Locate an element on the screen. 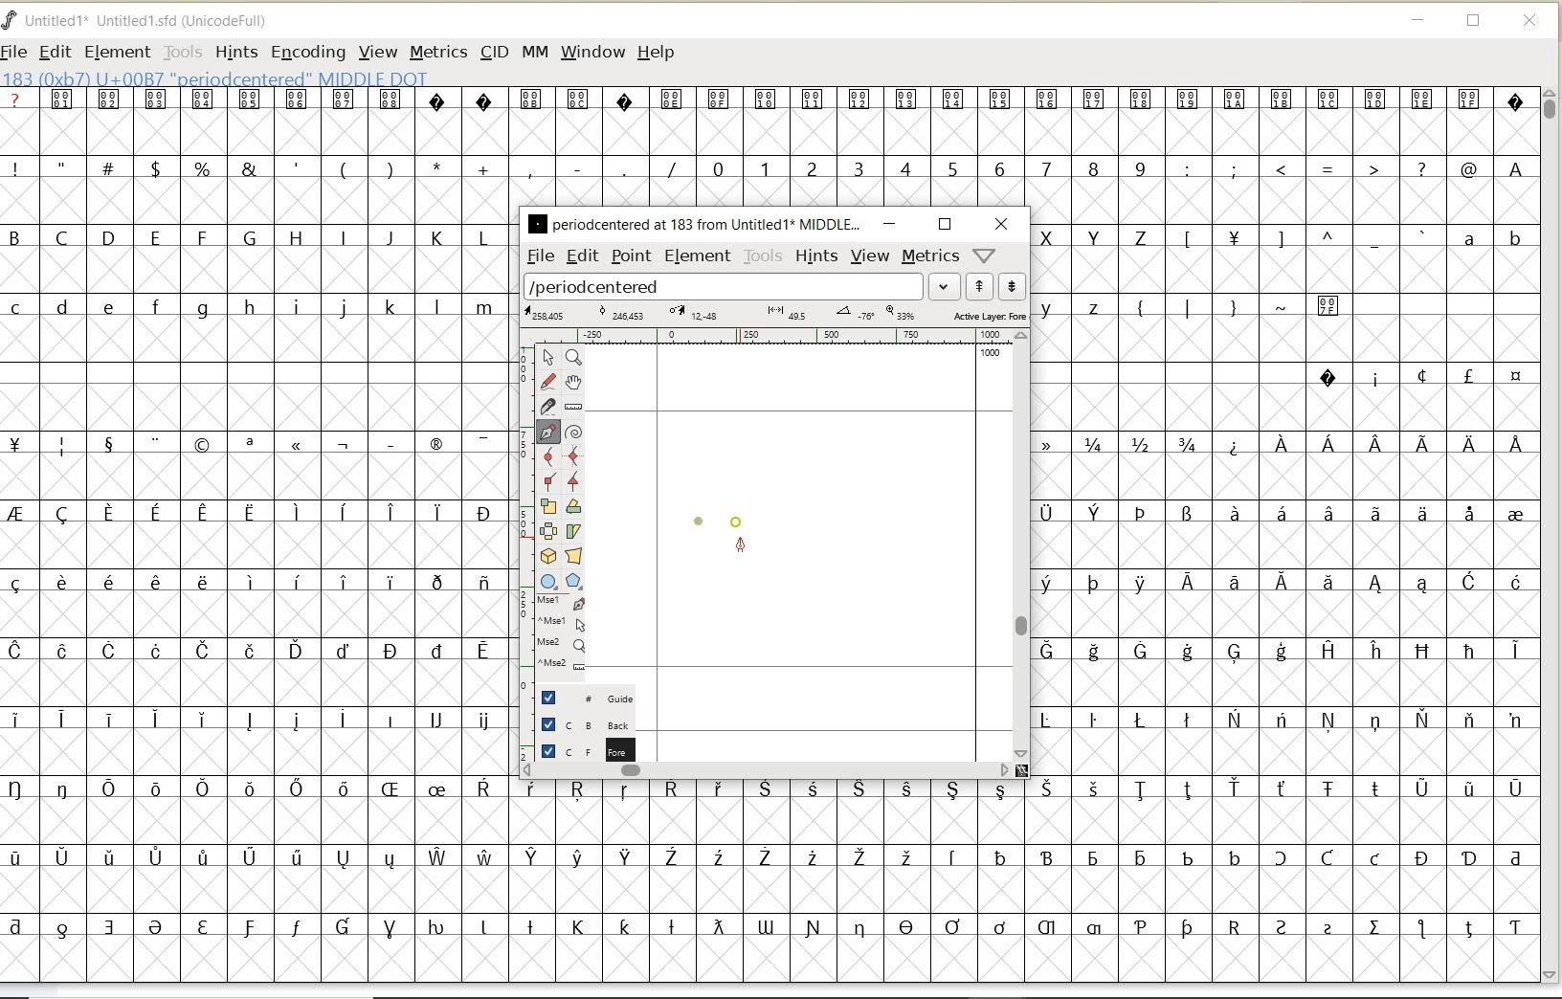 This screenshot has width=1562, height=999. file is located at coordinates (538, 256).